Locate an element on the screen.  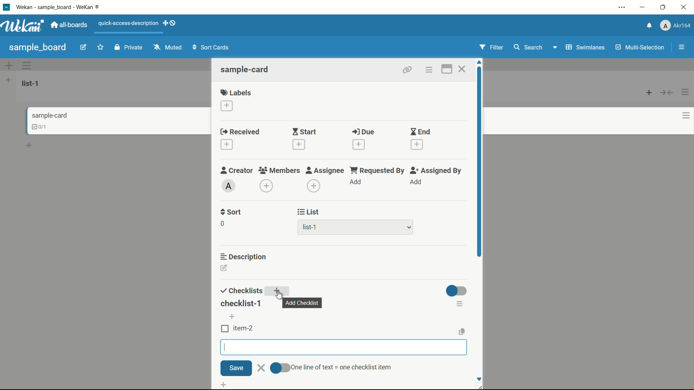
toggle button is located at coordinates (280, 368).